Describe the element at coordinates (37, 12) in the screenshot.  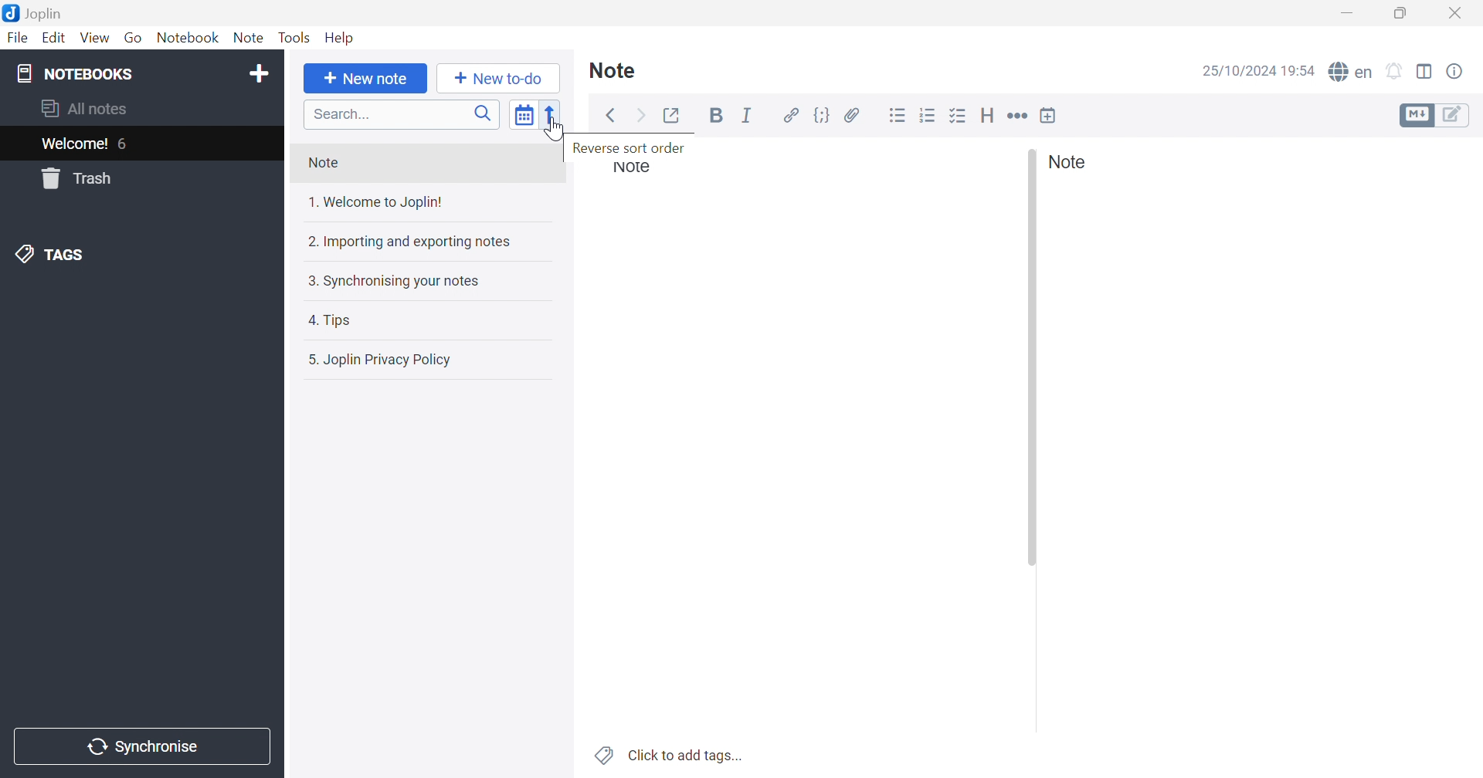
I see `Joplin` at that location.